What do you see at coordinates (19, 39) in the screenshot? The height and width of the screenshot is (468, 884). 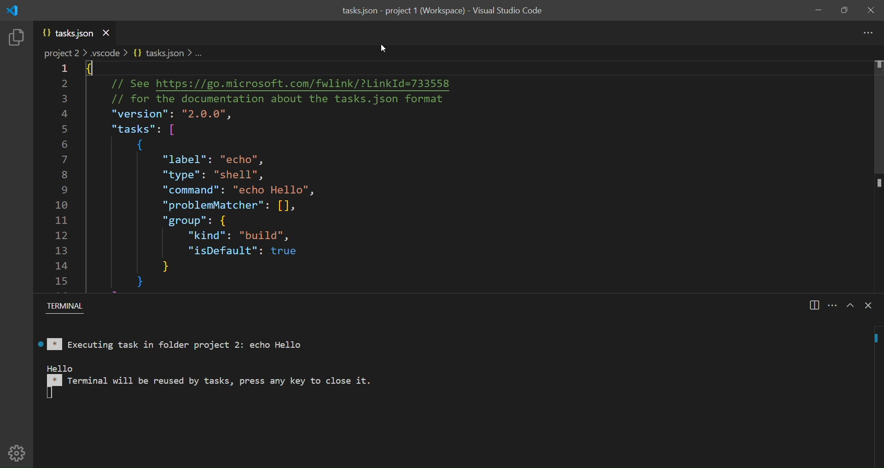 I see `explorer` at bounding box center [19, 39].